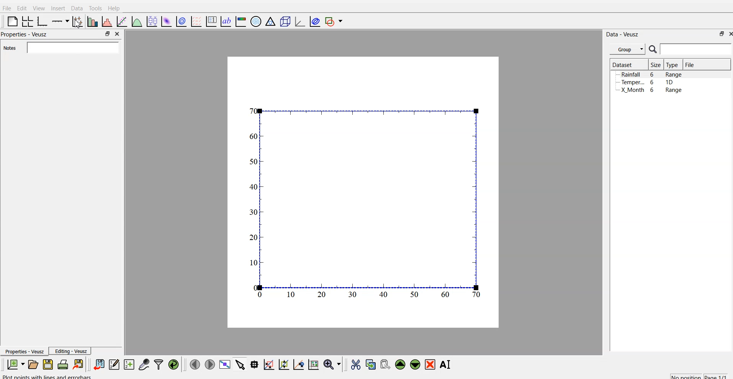  Describe the element at coordinates (47, 376) in the screenshot. I see `plot points with lines and numbers` at that location.